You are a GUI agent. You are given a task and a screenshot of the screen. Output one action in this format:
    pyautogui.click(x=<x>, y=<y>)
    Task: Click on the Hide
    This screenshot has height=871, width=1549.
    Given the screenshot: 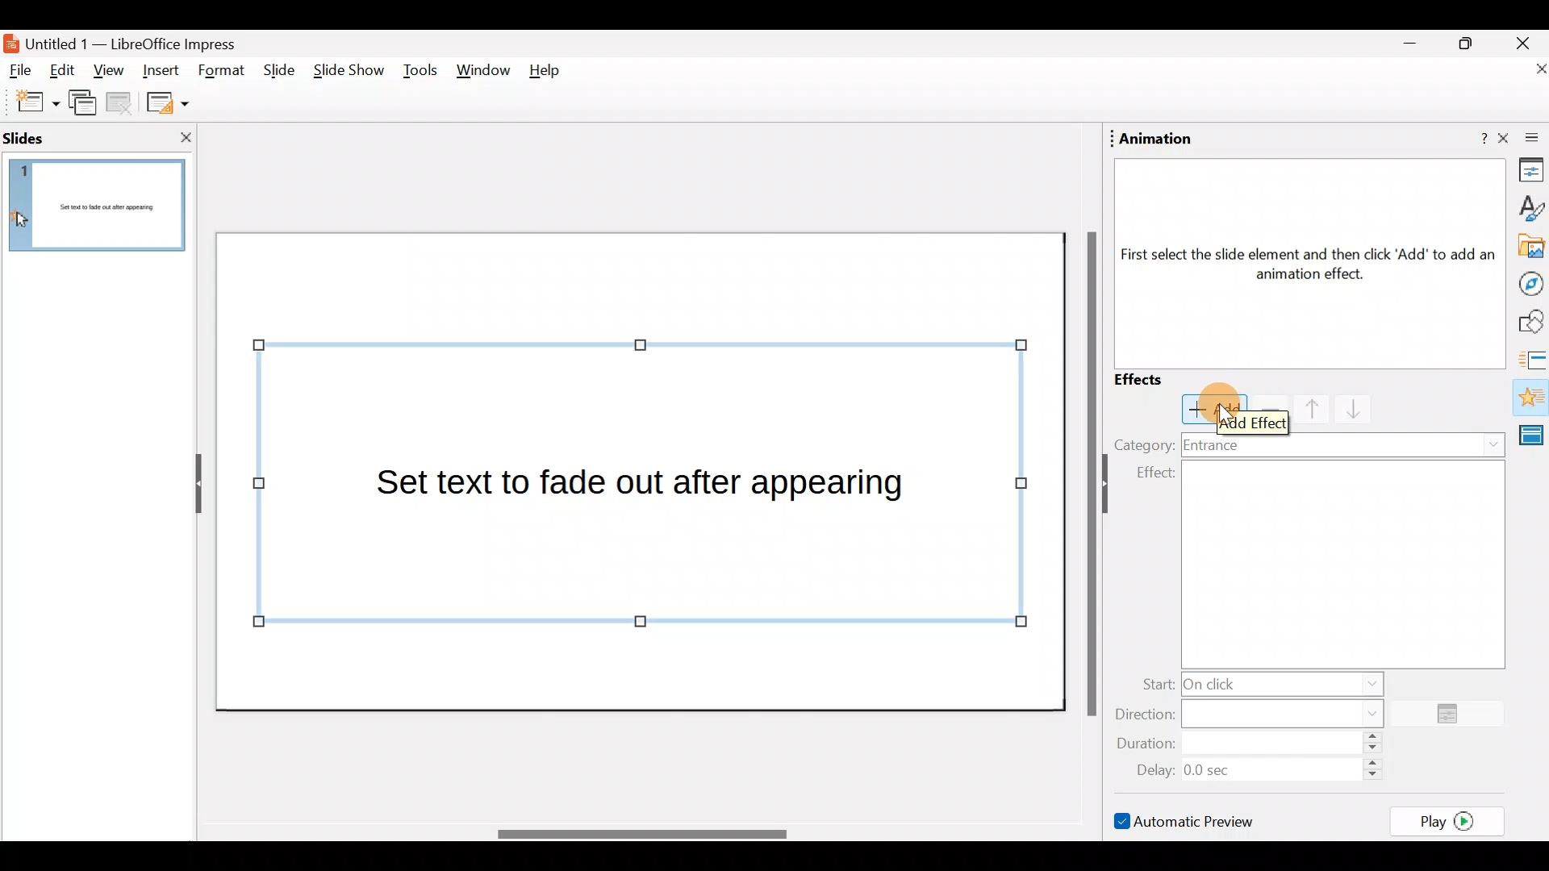 What is the action you would take?
    pyautogui.click(x=192, y=485)
    